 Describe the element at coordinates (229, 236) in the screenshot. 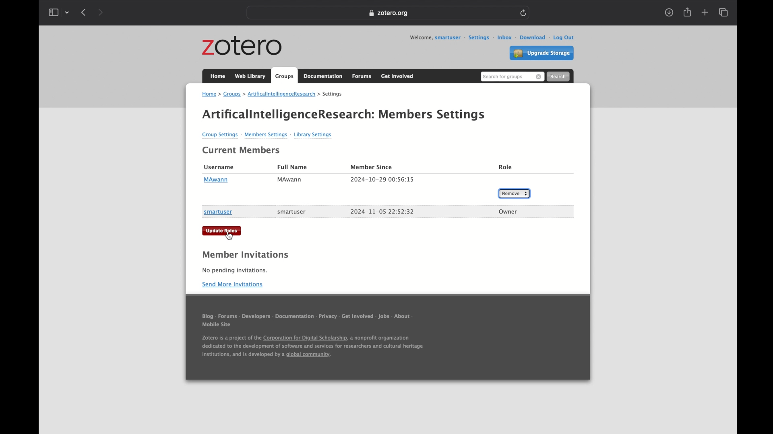

I see `cursor` at that location.